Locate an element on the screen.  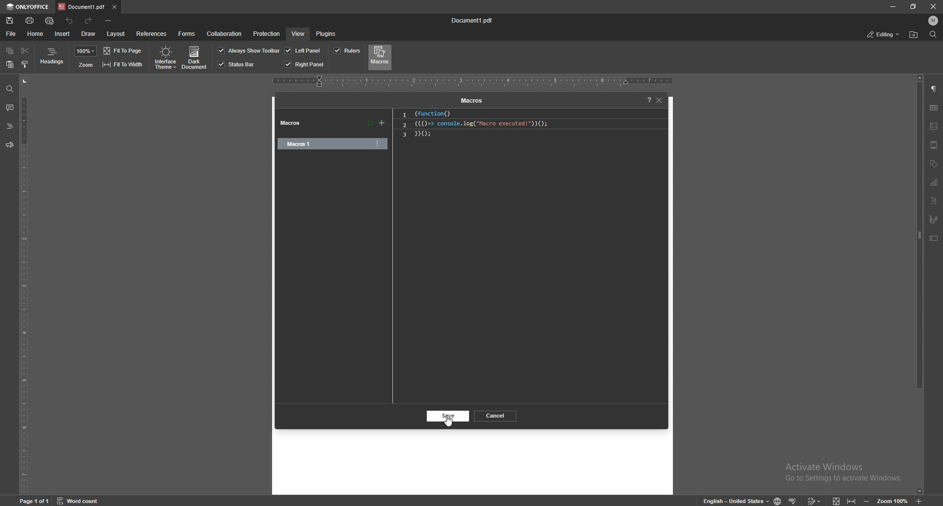
save is located at coordinates (10, 21).